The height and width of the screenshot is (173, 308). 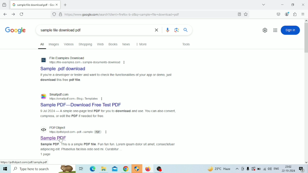 What do you see at coordinates (295, 14) in the screenshot?
I see `Extensions` at bounding box center [295, 14].